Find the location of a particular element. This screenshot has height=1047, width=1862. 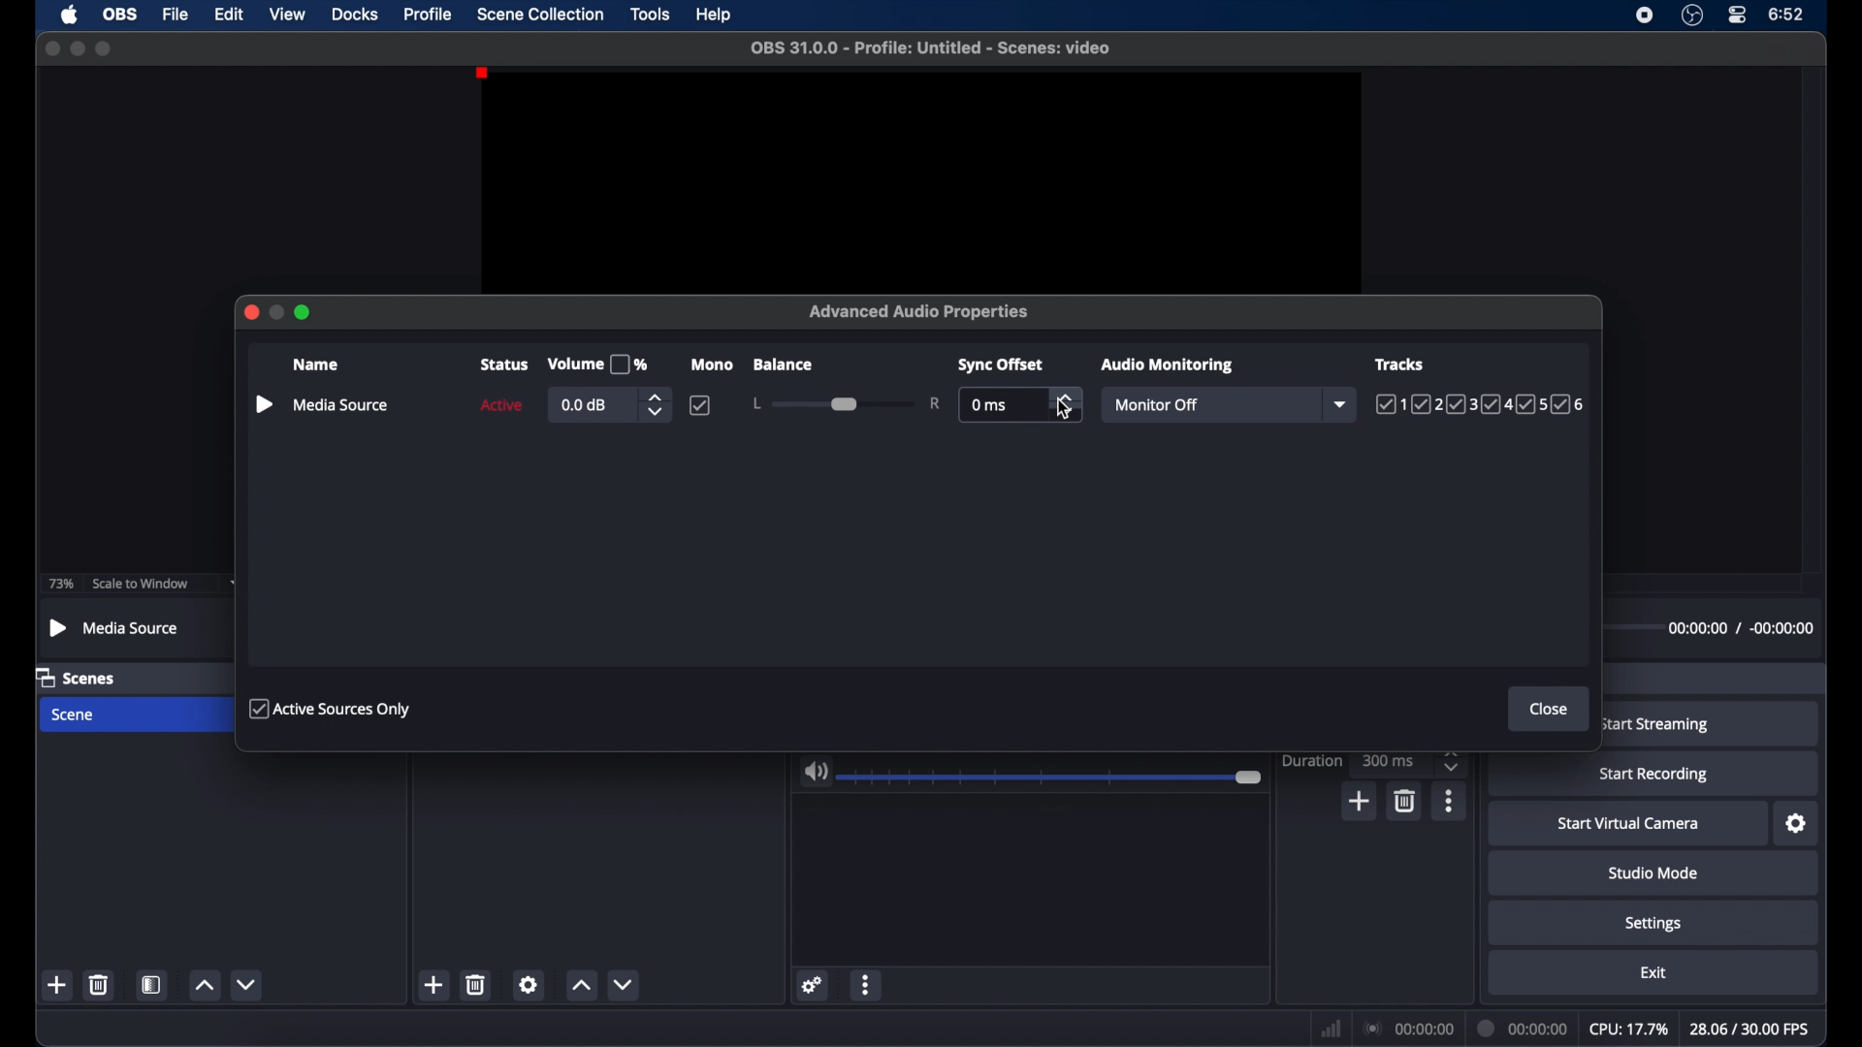

docks is located at coordinates (354, 15).